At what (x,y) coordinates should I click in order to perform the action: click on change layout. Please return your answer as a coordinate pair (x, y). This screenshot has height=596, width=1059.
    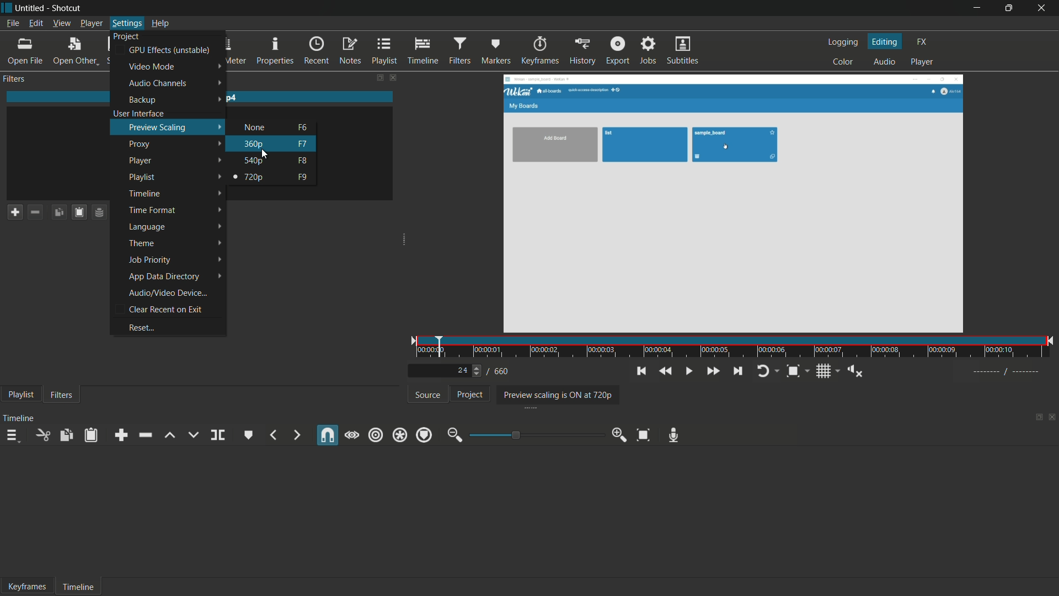
    Looking at the image, I should click on (1037, 418).